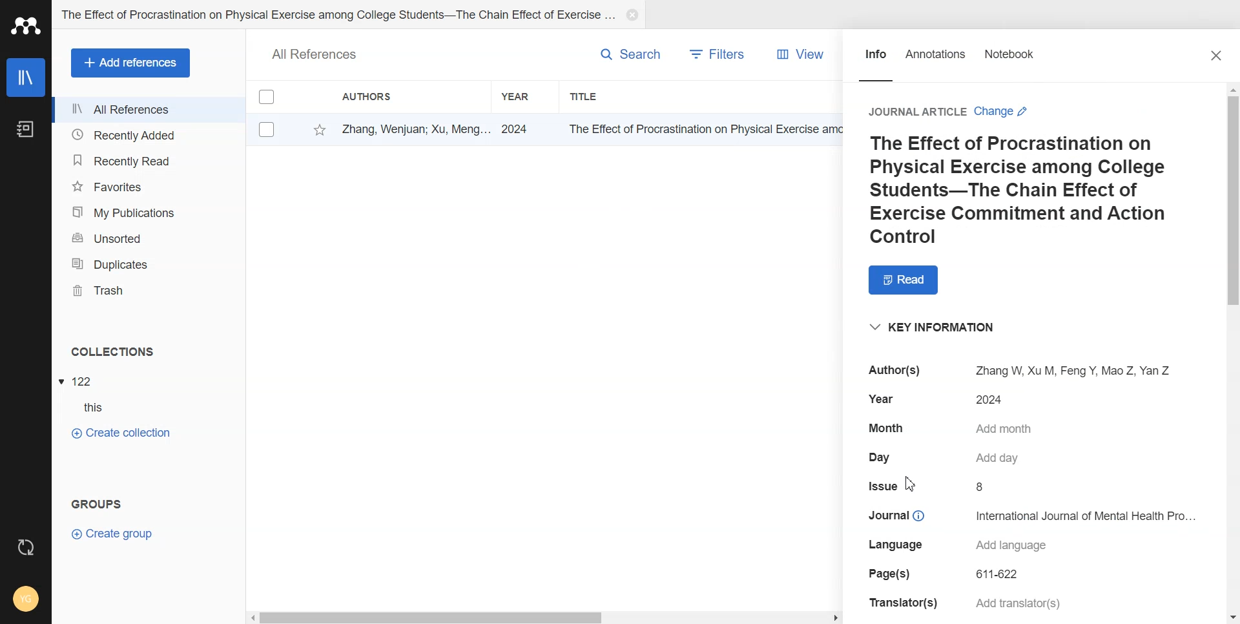  What do you see at coordinates (917, 112) in the screenshot?
I see `journal article` at bounding box center [917, 112].